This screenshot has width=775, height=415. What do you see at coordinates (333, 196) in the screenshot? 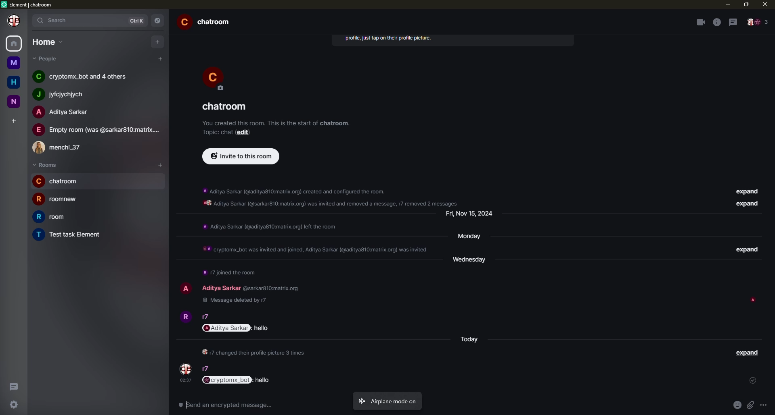
I see `info` at bounding box center [333, 196].